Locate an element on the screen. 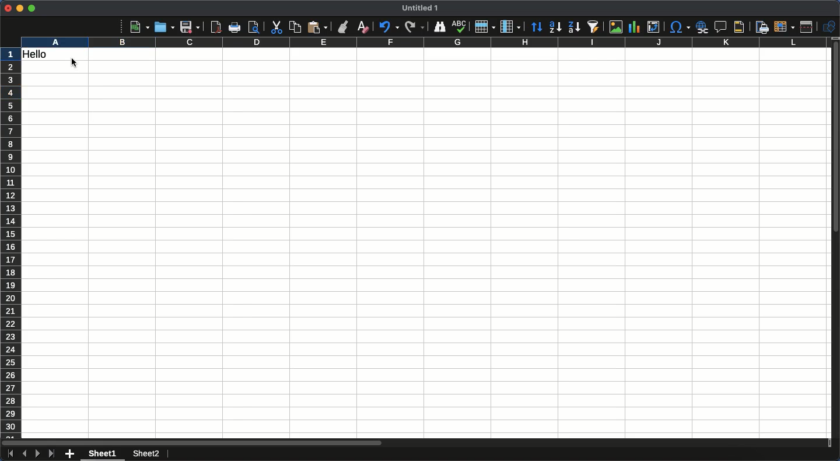 The width and height of the screenshot is (840, 461). Insert comment is located at coordinates (722, 27).